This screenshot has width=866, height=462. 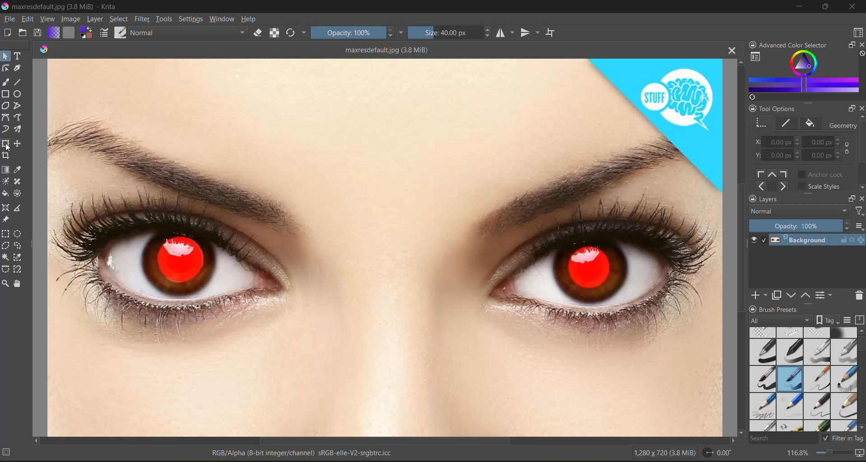 I want to click on options, so click(x=859, y=226).